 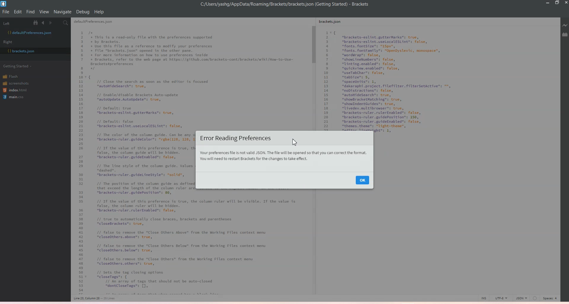 What do you see at coordinates (16, 90) in the screenshot?
I see `index.html` at bounding box center [16, 90].